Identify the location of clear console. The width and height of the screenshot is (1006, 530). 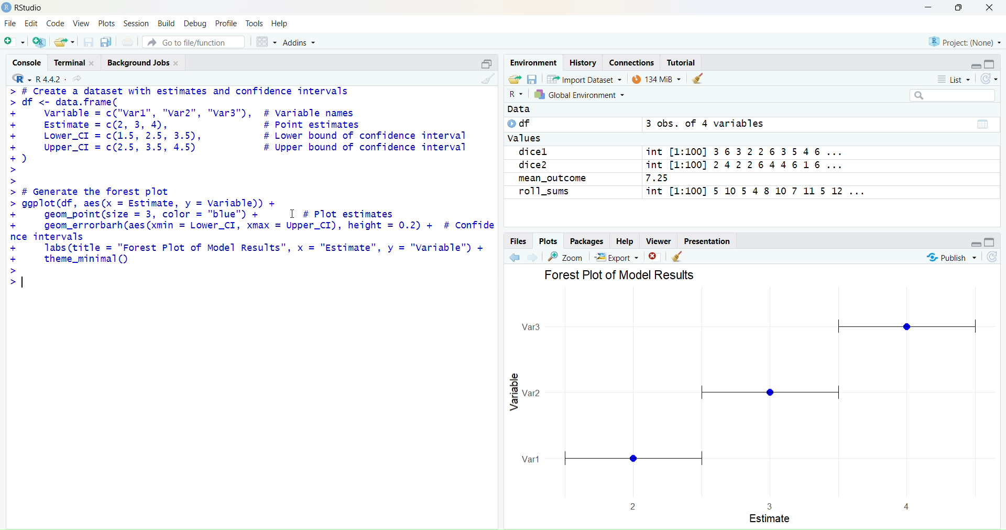
(488, 79).